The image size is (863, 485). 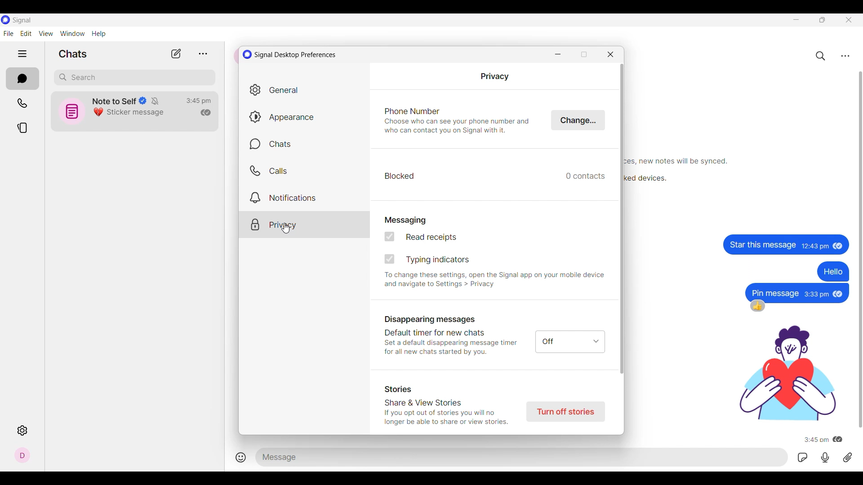 I want to click on Chat icon and details, so click(x=111, y=110).